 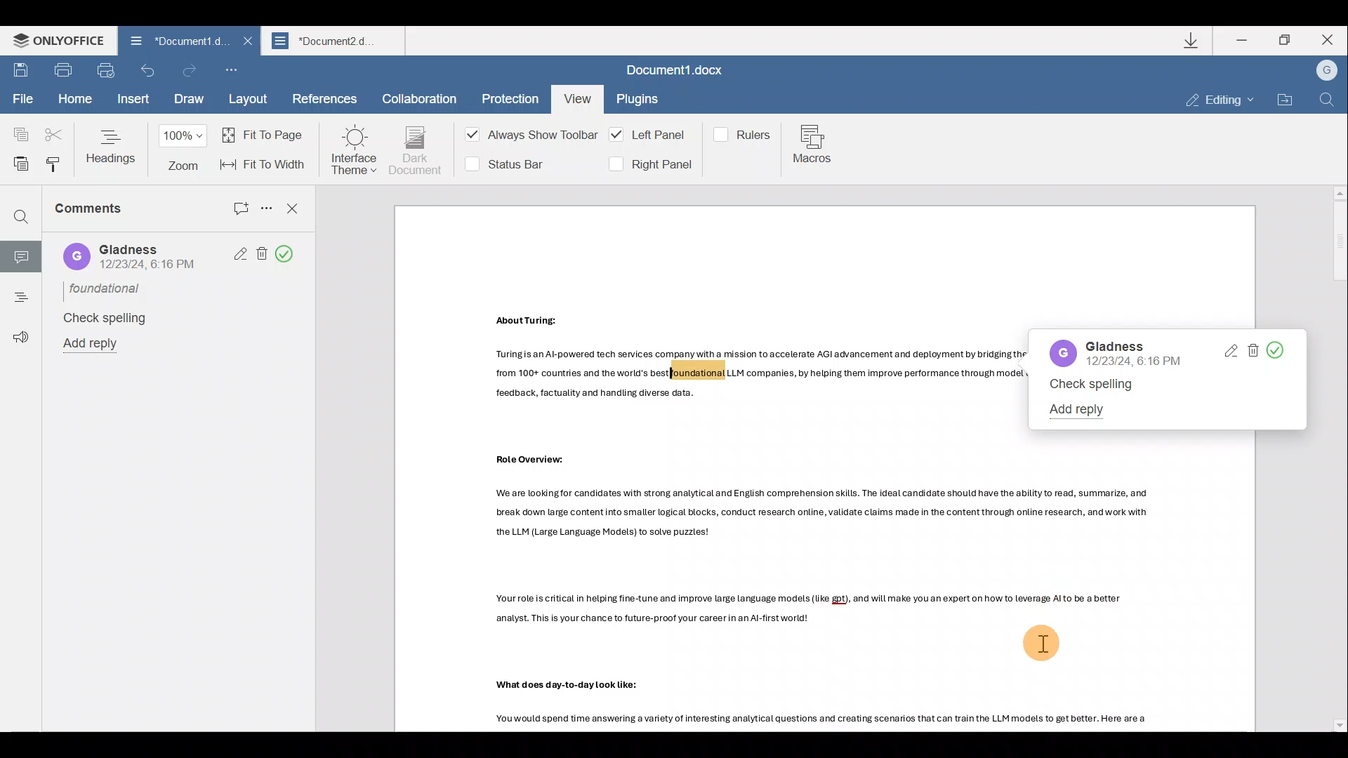 What do you see at coordinates (812, 610) in the screenshot?
I see `` at bounding box center [812, 610].